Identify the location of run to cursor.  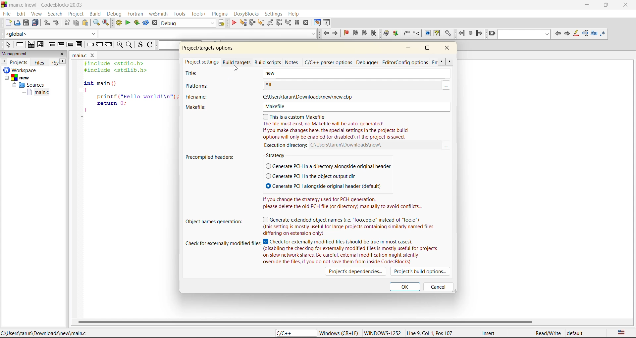
(243, 22).